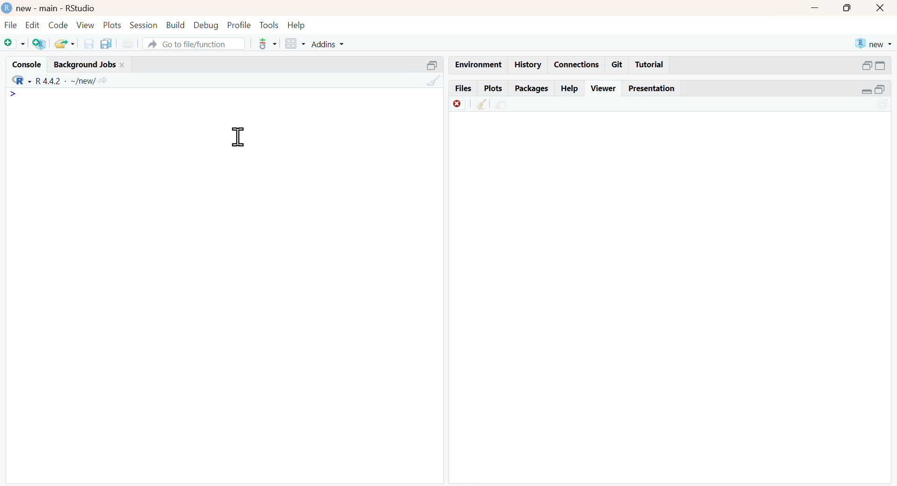 The width and height of the screenshot is (897, 486). What do you see at coordinates (86, 43) in the screenshot?
I see `Save current doc` at bounding box center [86, 43].